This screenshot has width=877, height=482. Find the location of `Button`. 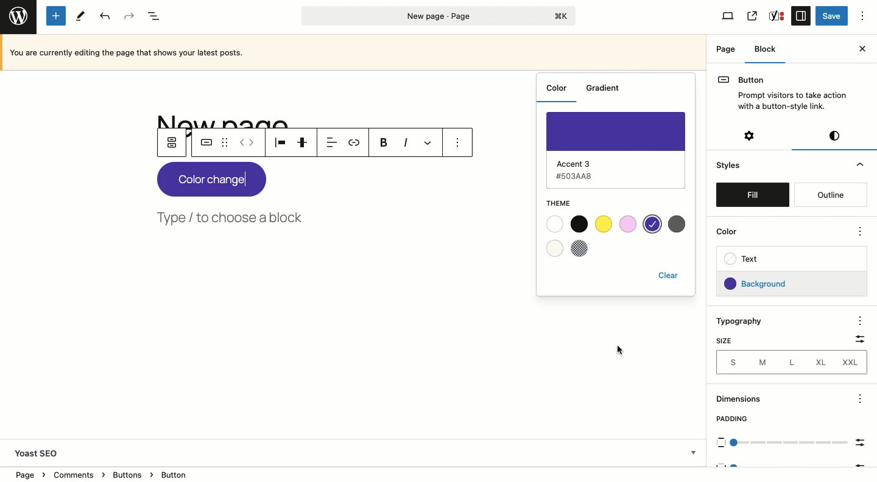

Button is located at coordinates (782, 90).